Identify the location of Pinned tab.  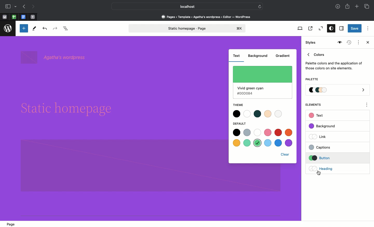
(14, 17).